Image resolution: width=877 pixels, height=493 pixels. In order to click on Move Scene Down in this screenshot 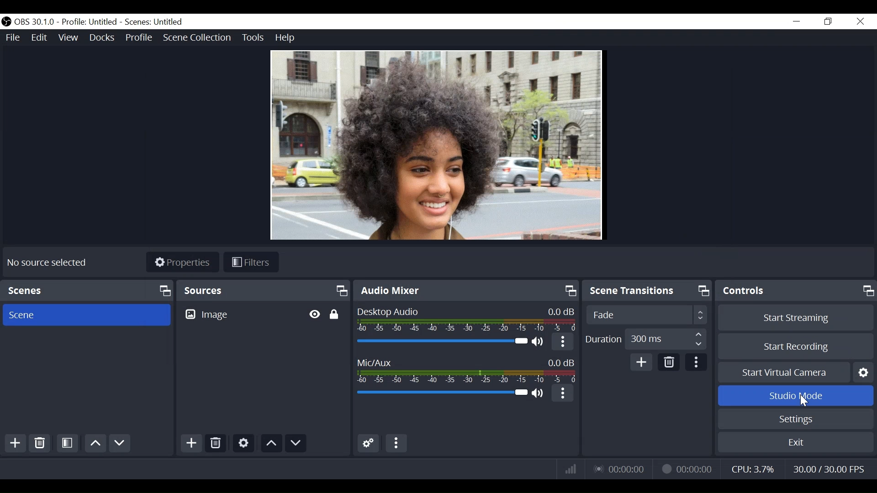, I will do `click(122, 445)`.